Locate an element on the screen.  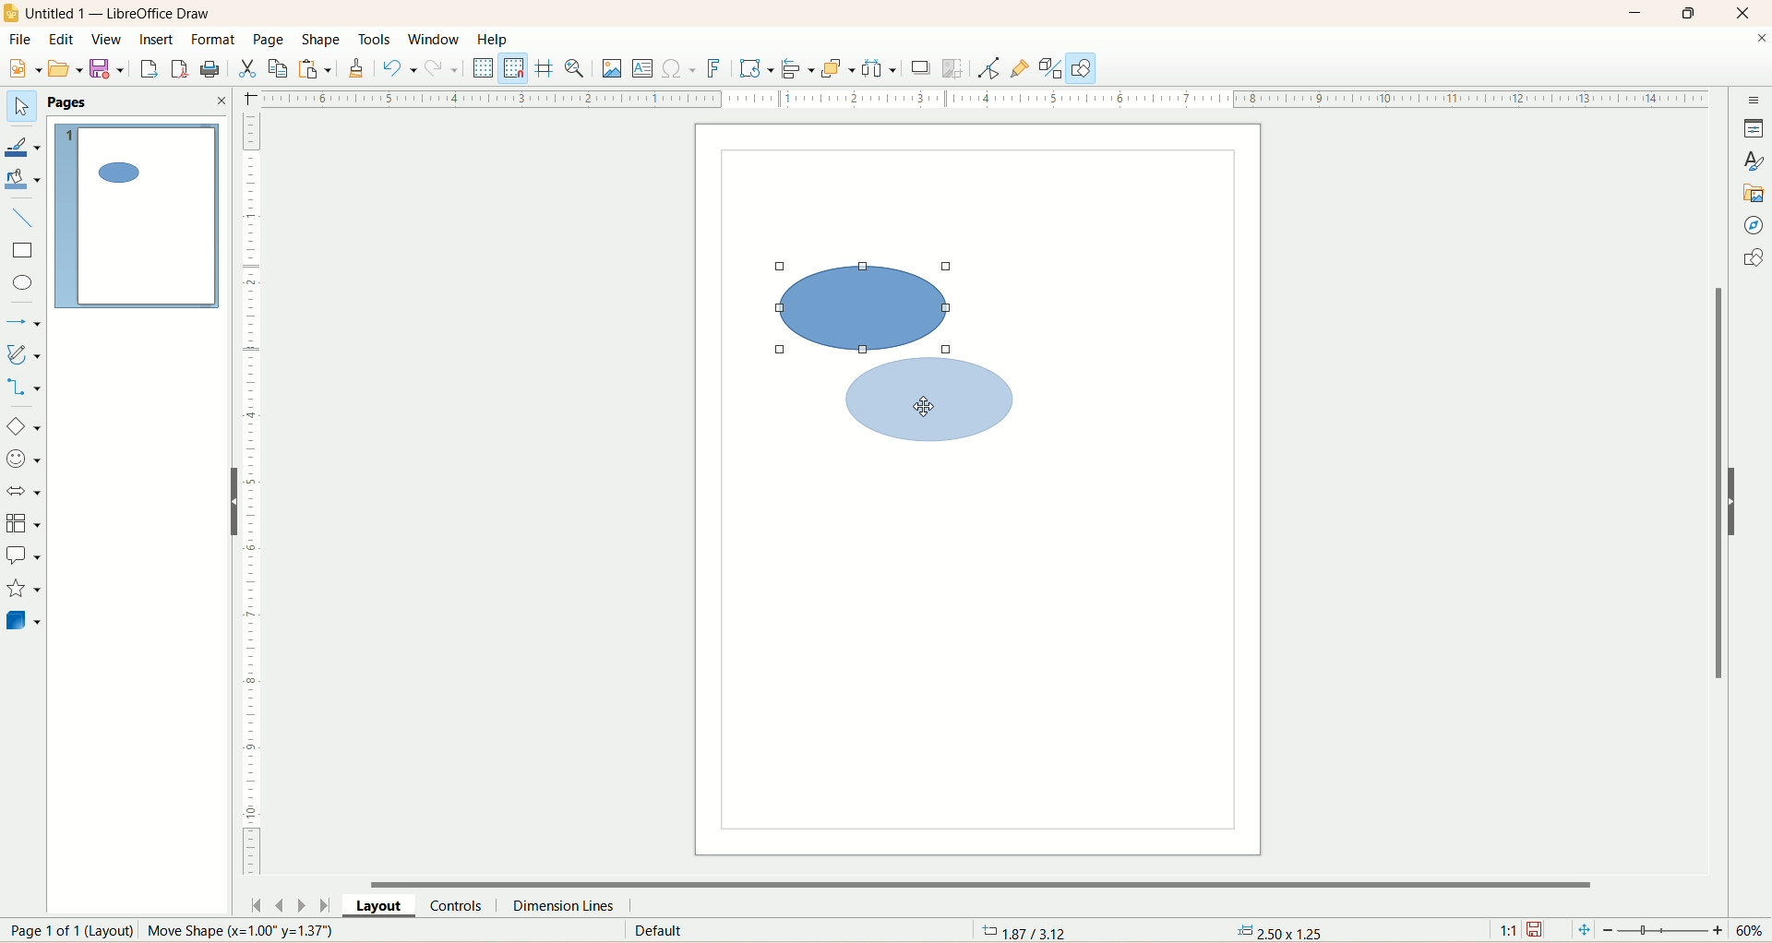
fontwork text is located at coordinates (713, 69).